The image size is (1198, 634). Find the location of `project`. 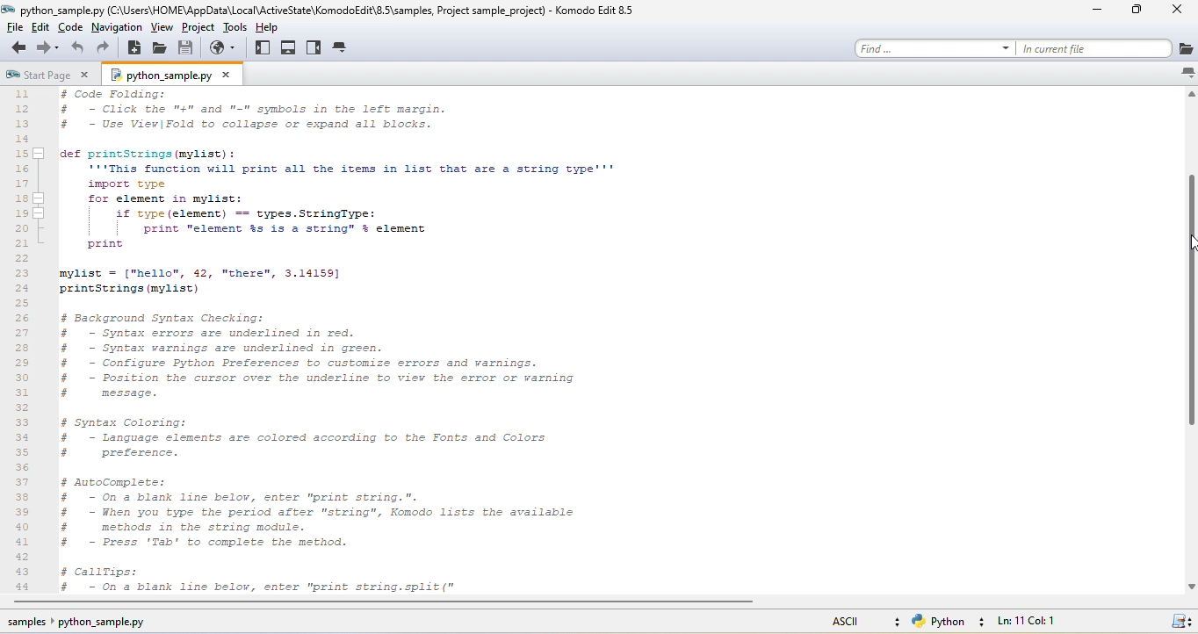

project is located at coordinates (199, 30).